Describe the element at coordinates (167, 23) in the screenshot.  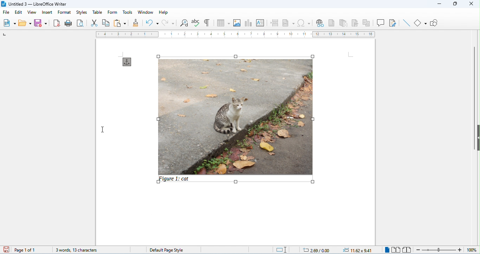
I see `redo` at that location.